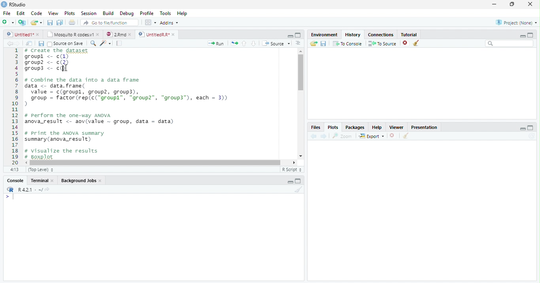 Image resolution: width=540 pixels, height=283 pixels. What do you see at coordinates (529, 5) in the screenshot?
I see `Close` at bounding box center [529, 5].